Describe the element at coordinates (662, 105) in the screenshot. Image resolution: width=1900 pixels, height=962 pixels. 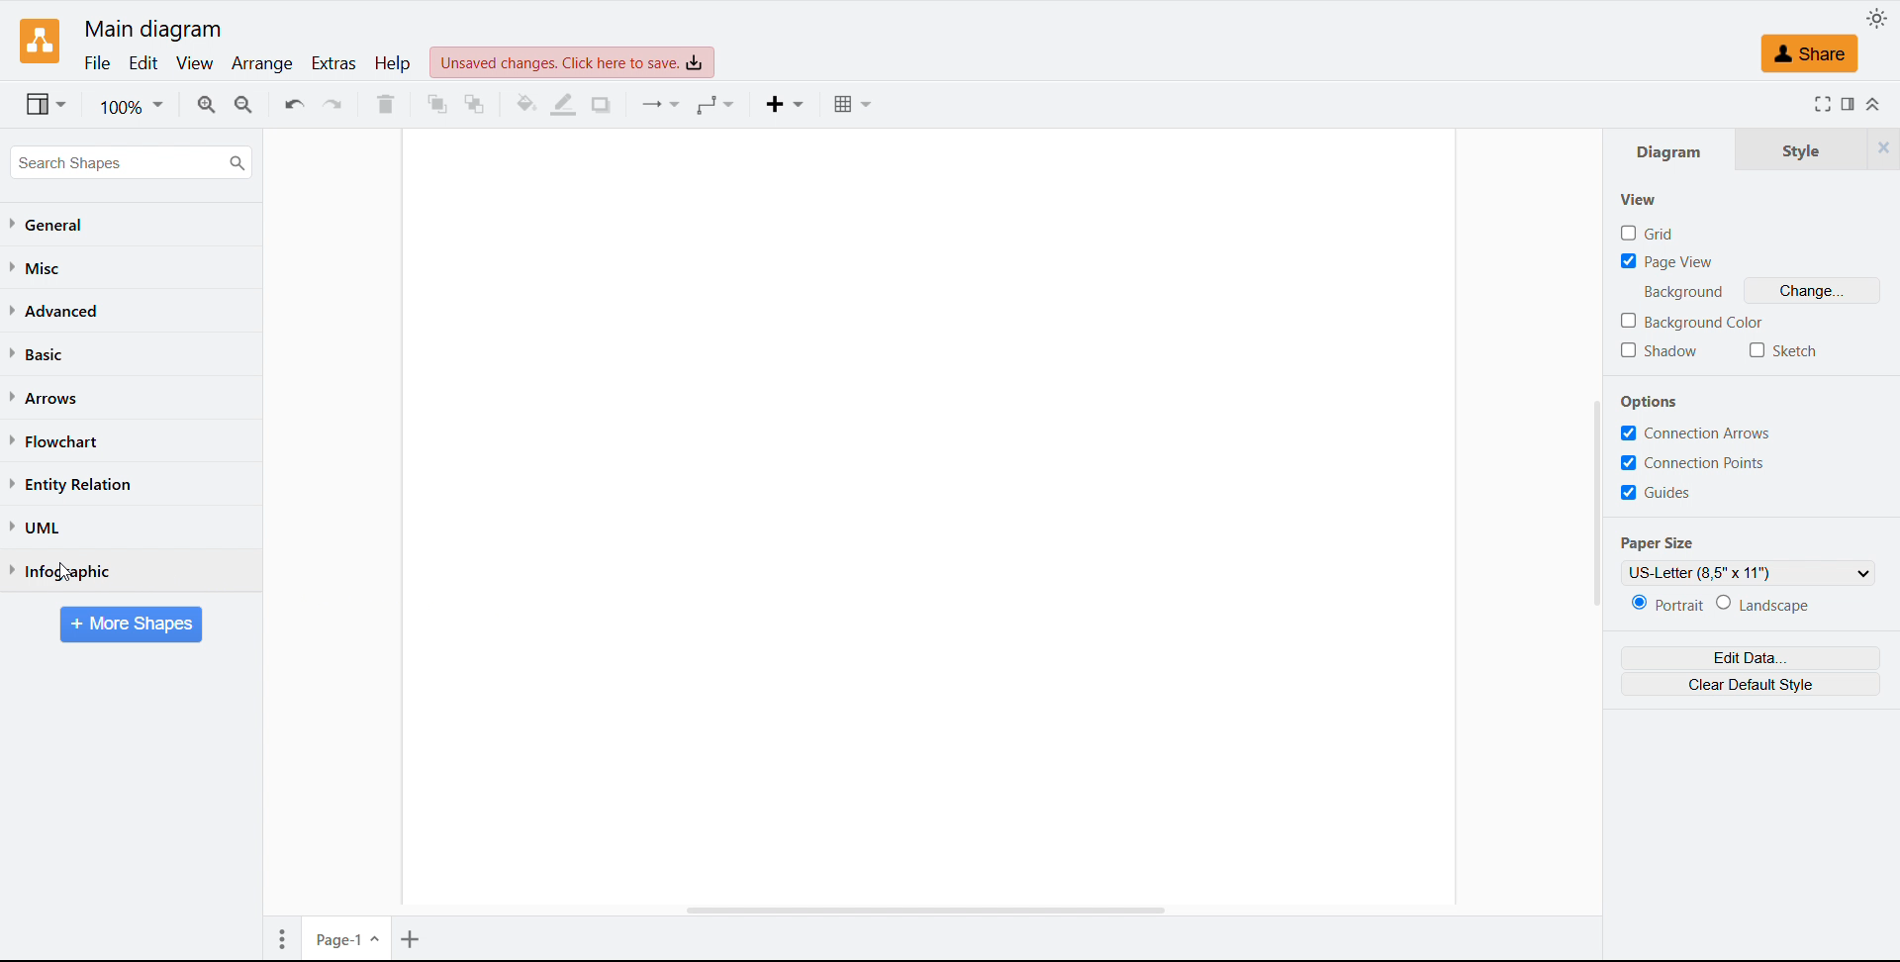
I see `Connectors ` at that location.